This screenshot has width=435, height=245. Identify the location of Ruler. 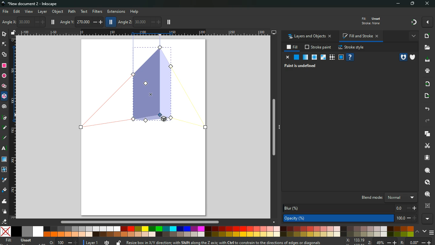
(12, 128).